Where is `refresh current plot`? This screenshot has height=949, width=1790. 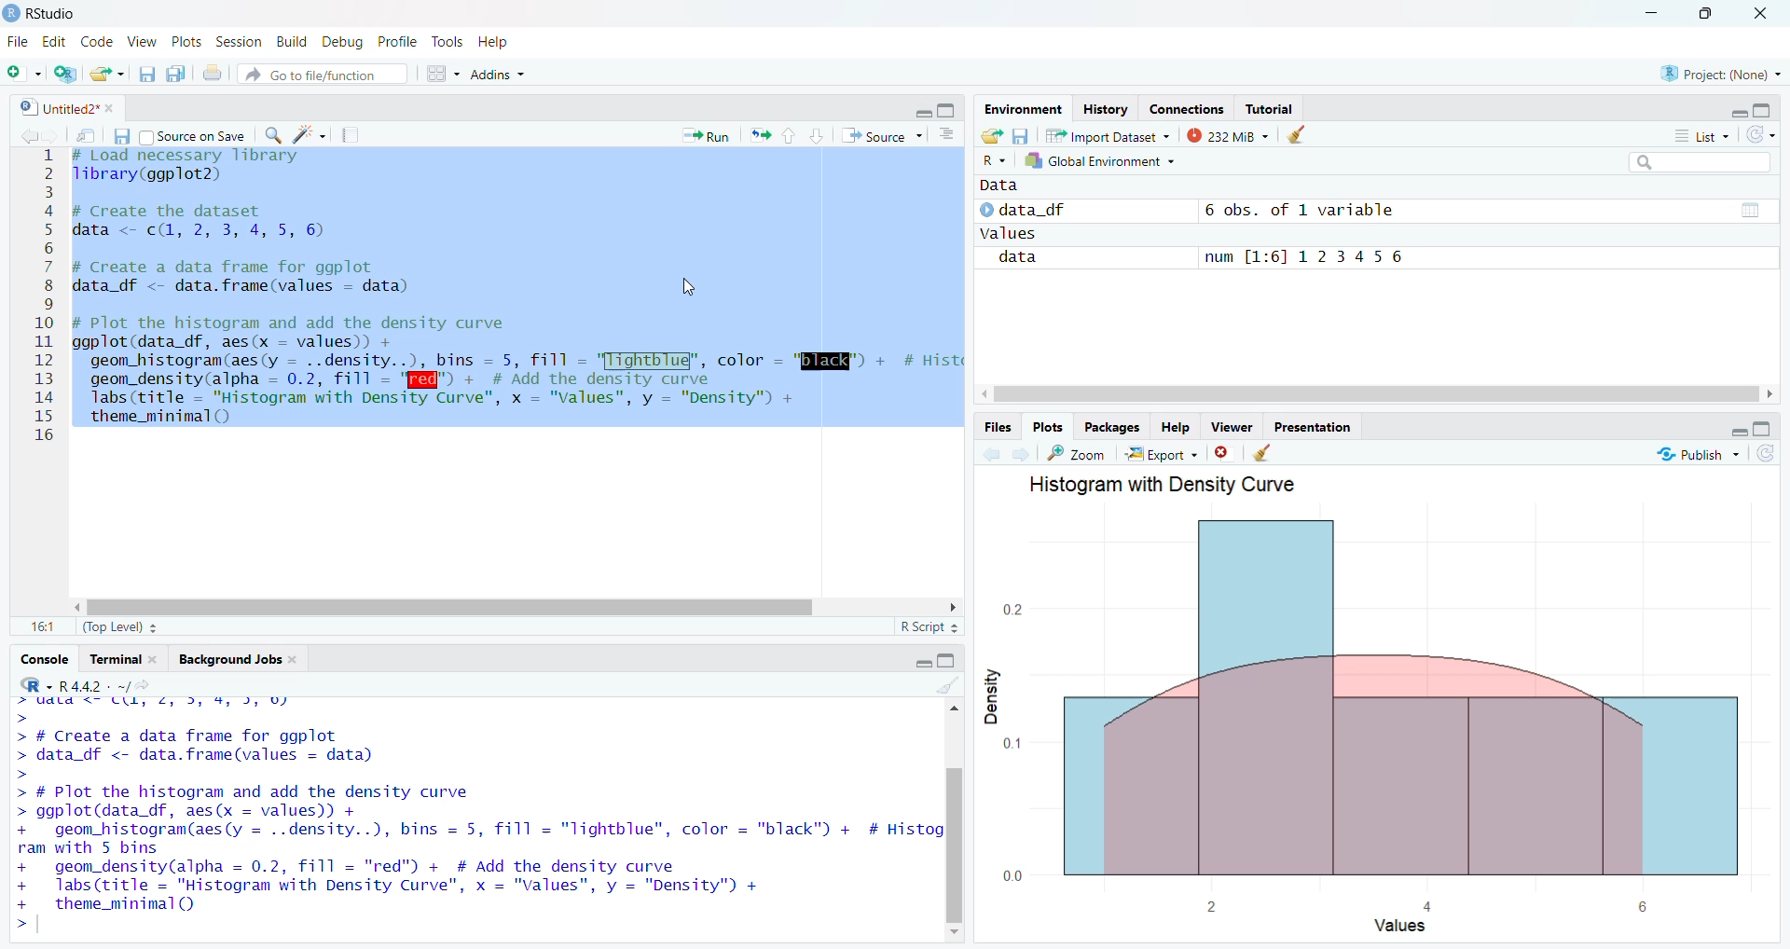
refresh current plot is located at coordinates (1769, 453).